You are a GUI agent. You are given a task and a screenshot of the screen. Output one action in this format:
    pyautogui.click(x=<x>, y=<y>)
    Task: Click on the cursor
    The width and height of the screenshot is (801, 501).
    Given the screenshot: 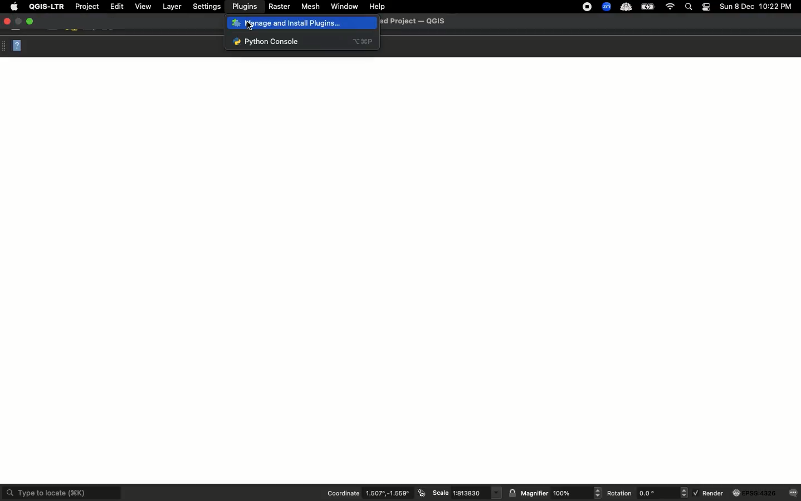 What is the action you would take?
    pyautogui.click(x=250, y=25)
    